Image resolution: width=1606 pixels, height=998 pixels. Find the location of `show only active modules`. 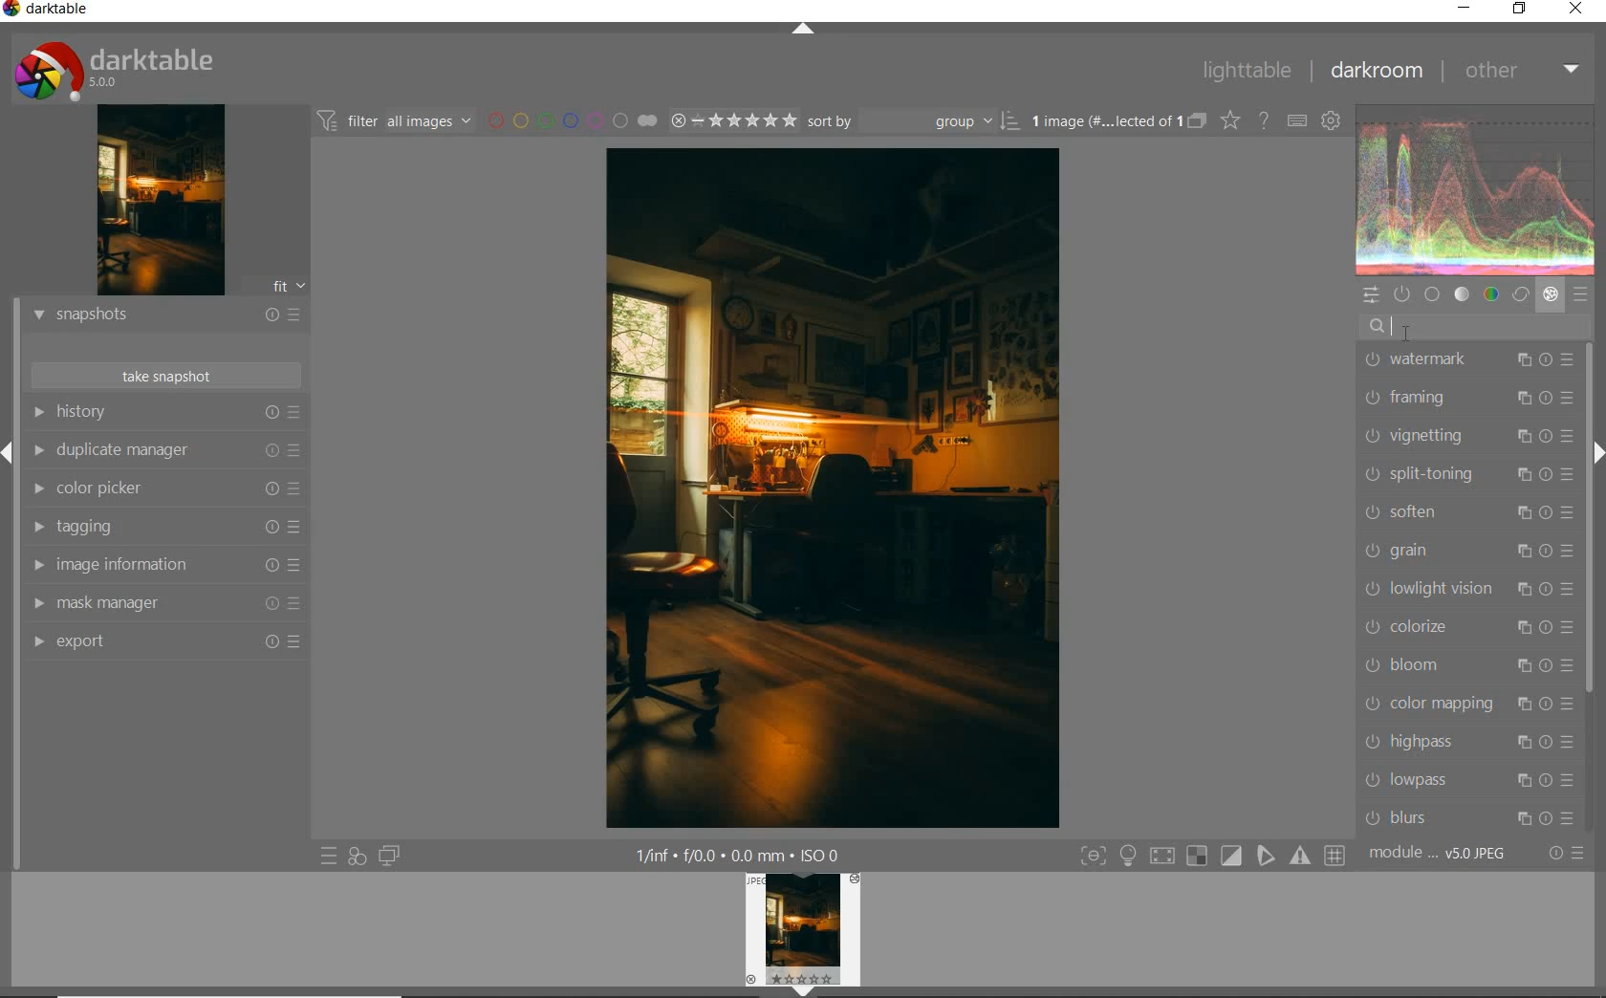

show only active modules is located at coordinates (1402, 294).